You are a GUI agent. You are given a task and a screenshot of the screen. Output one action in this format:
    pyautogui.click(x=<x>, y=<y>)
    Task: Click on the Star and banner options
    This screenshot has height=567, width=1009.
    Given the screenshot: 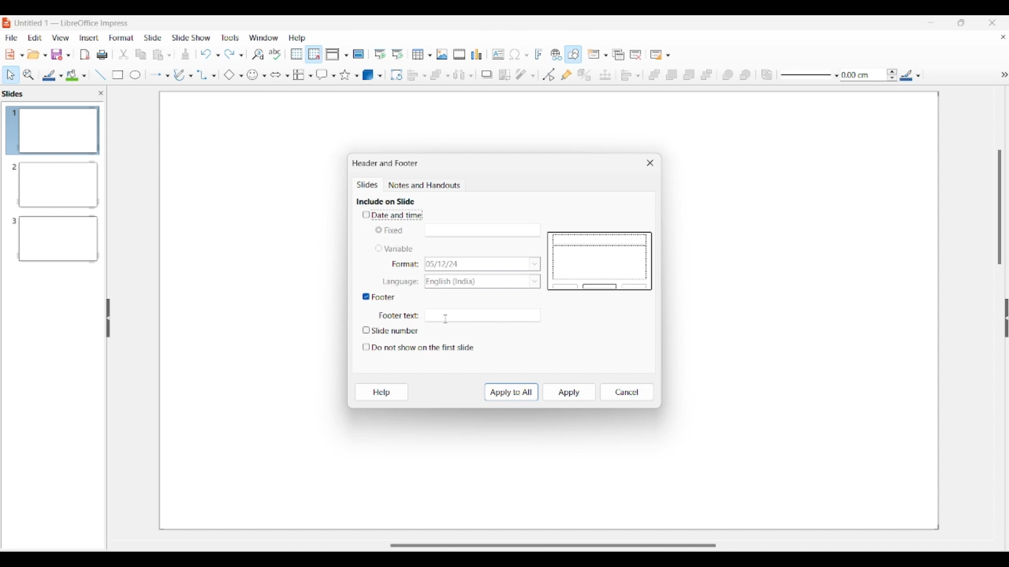 What is the action you would take?
    pyautogui.click(x=349, y=75)
    